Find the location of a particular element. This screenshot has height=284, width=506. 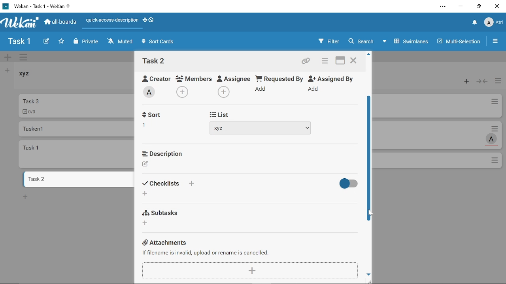

Car is located at coordinates (76, 105).